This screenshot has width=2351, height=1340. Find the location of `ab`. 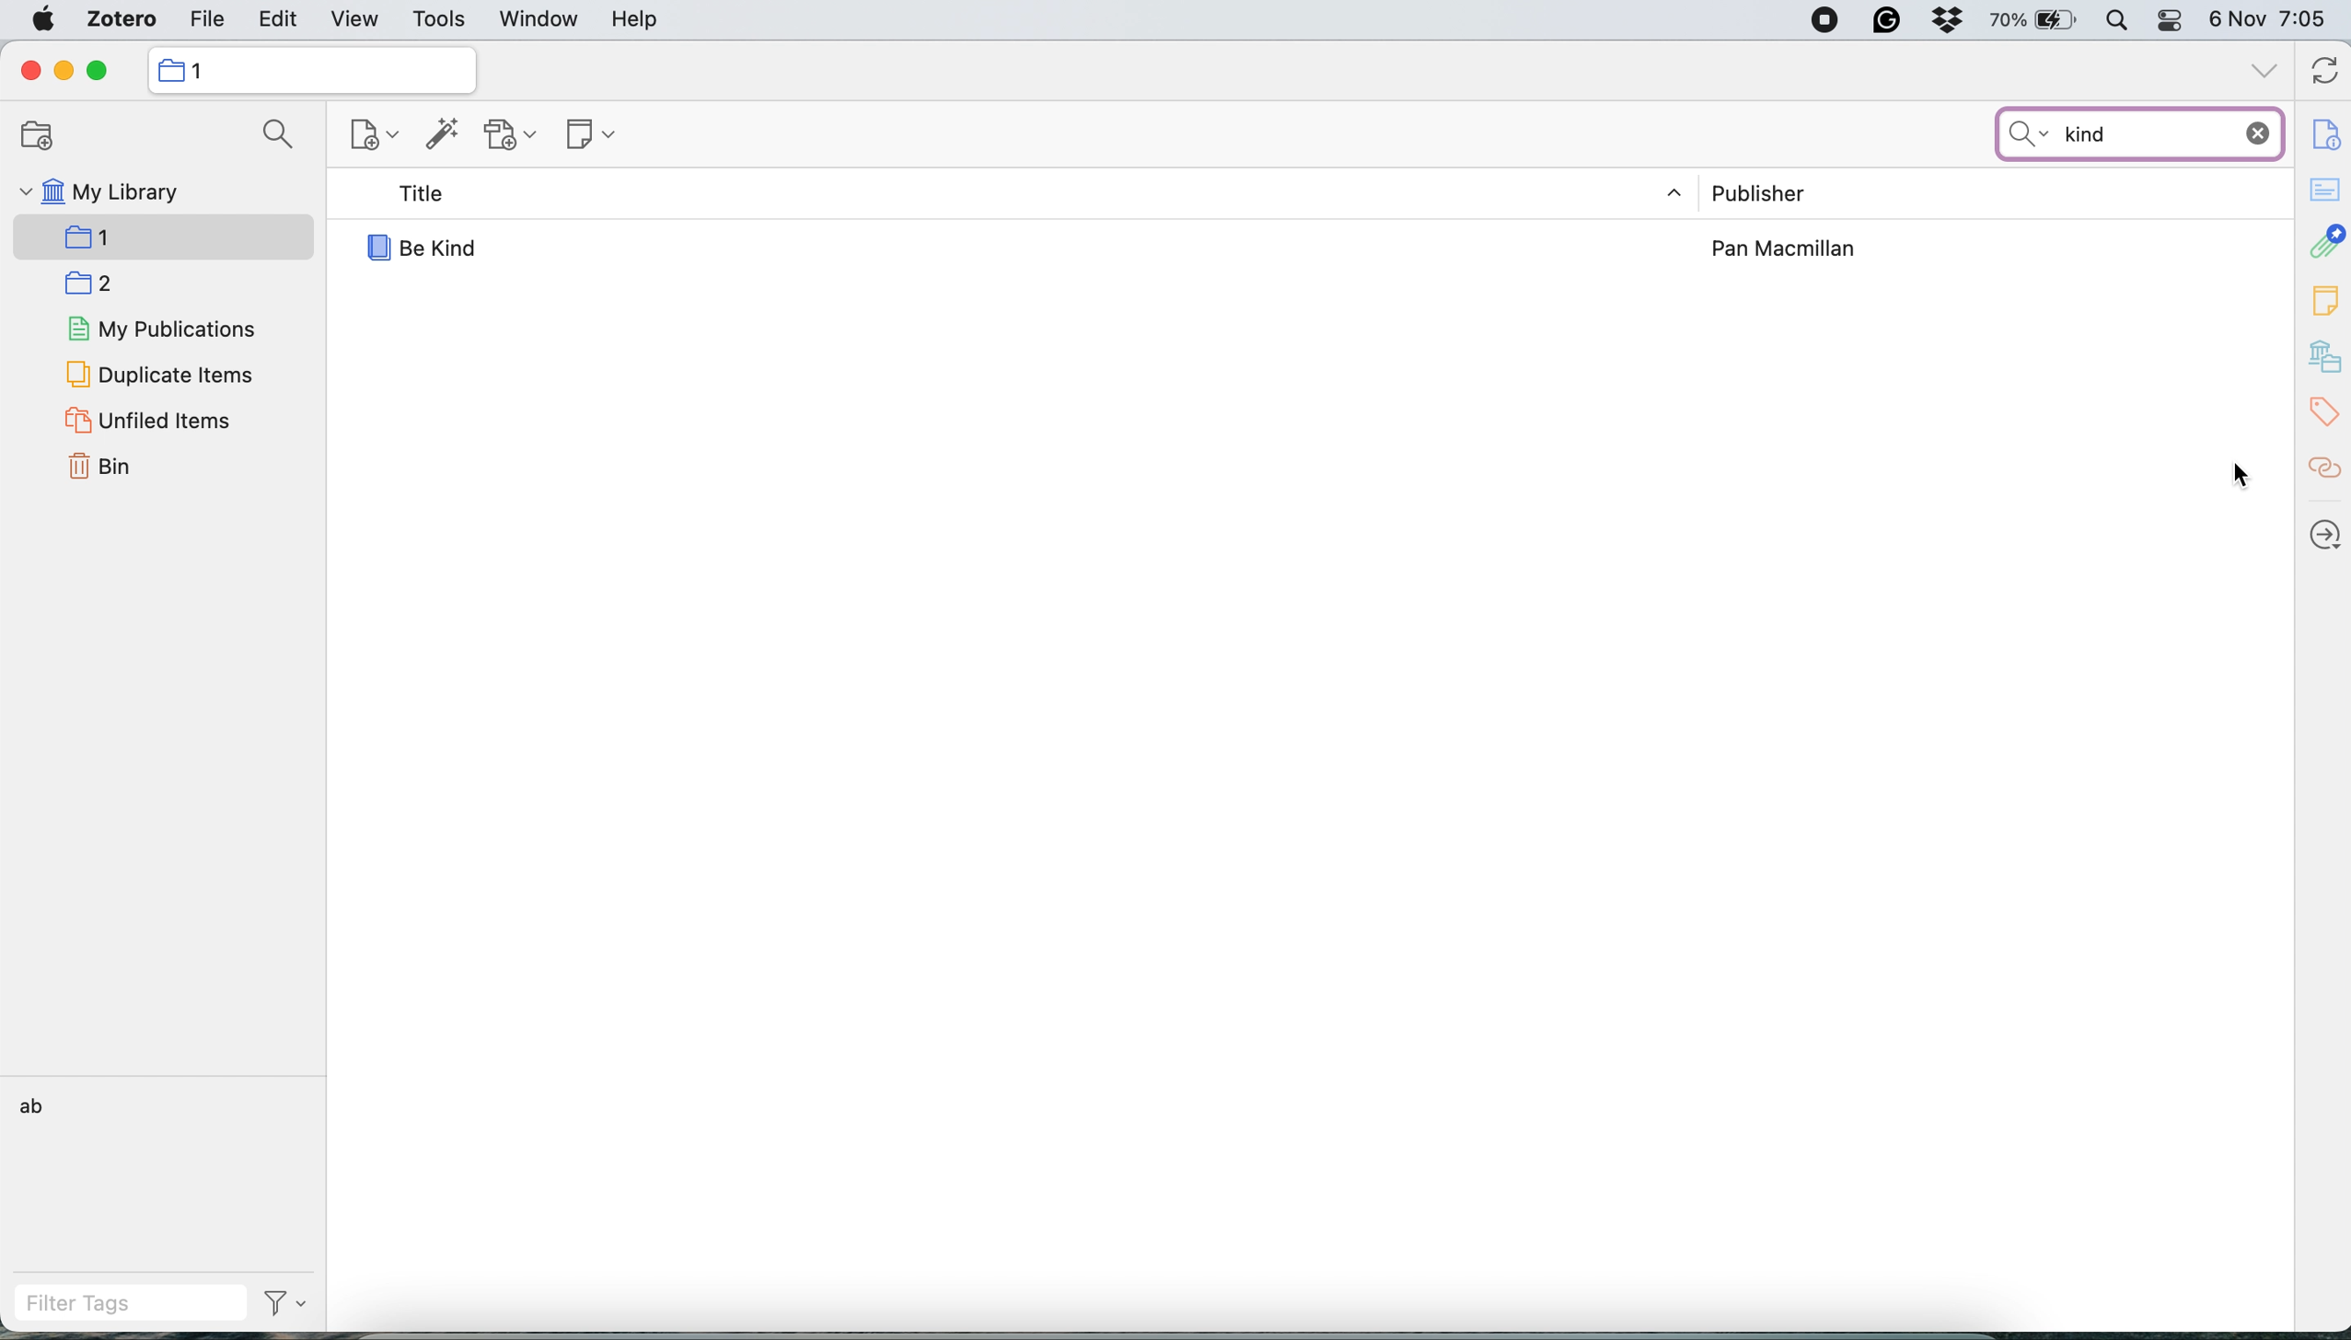

ab is located at coordinates (36, 1106).